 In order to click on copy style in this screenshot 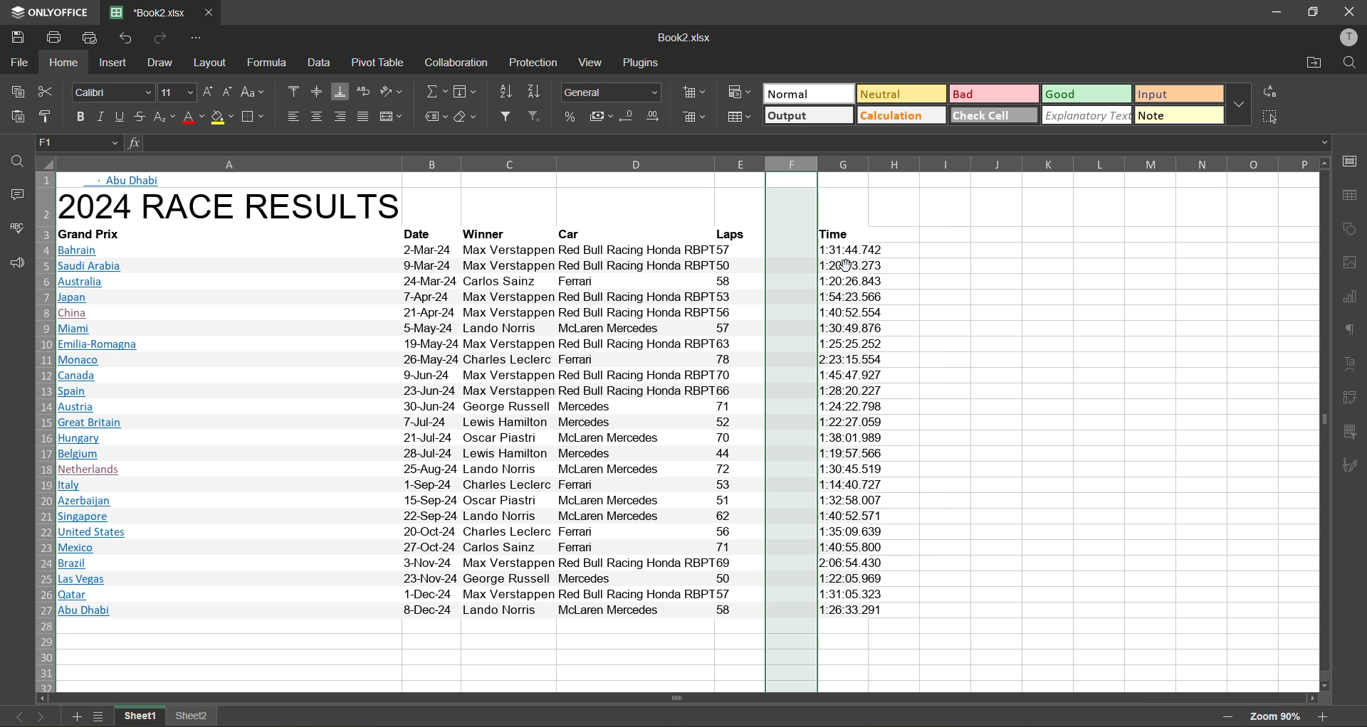, I will do `click(46, 117)`.